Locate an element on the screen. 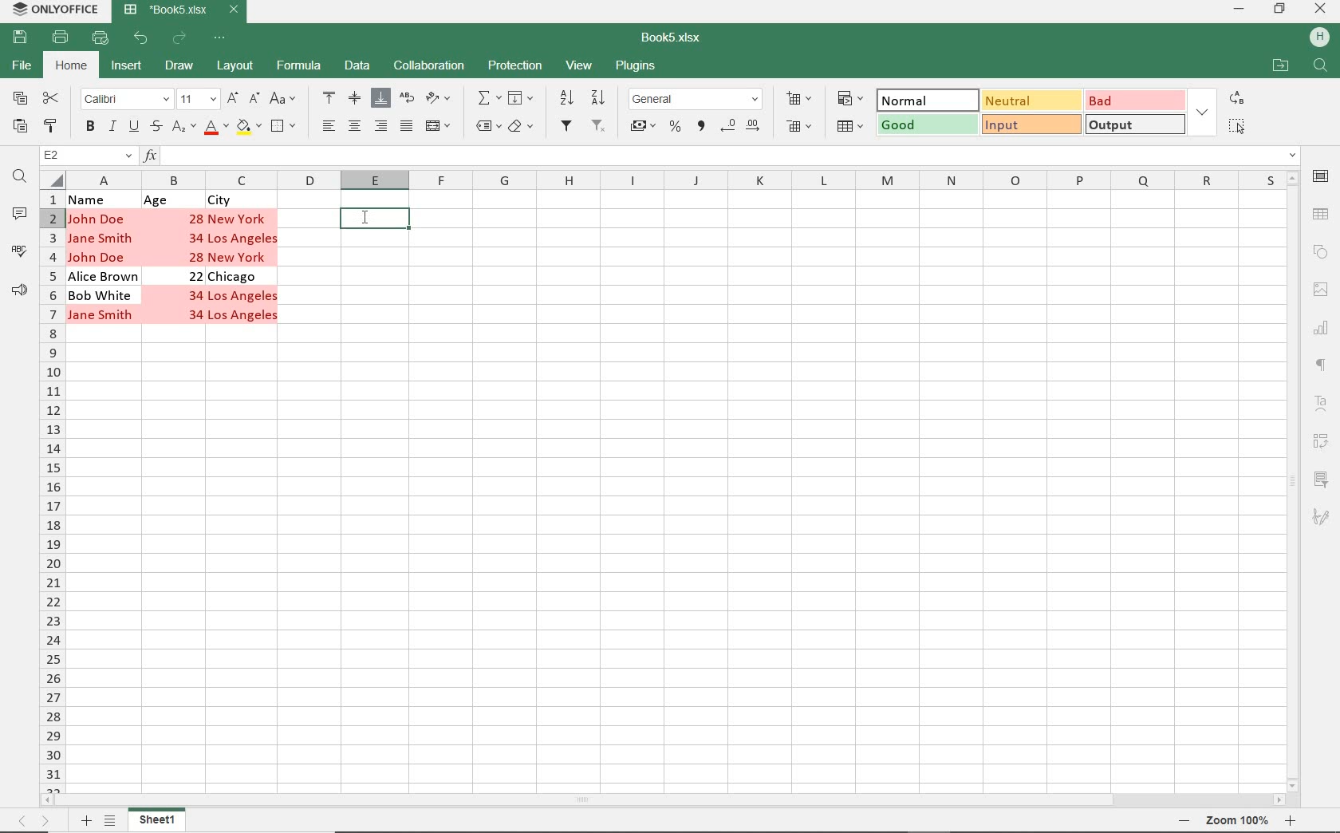 This screenshot has width=1340, height=833. SCROLLBAR is located at coordinates (660, 800).